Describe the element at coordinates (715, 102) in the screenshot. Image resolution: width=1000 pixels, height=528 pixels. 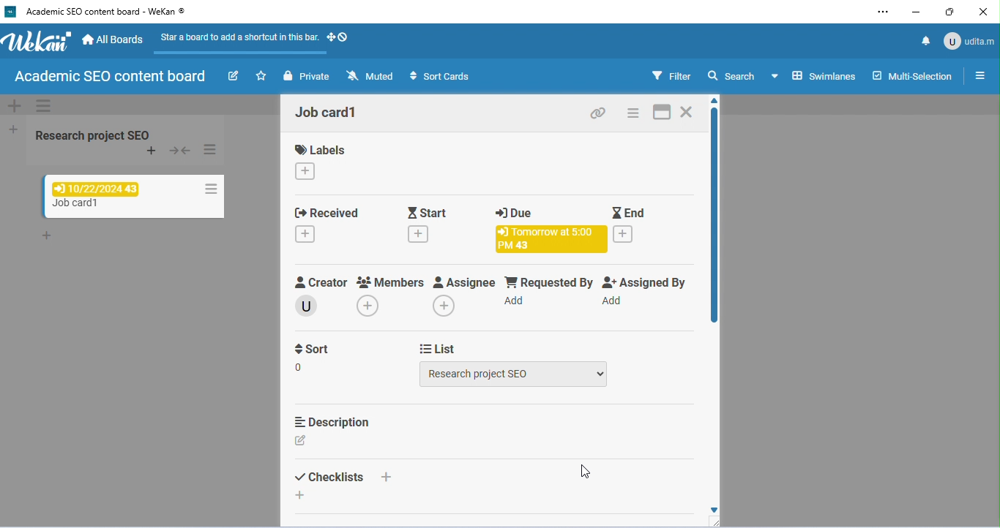
I see `move up` at that location.